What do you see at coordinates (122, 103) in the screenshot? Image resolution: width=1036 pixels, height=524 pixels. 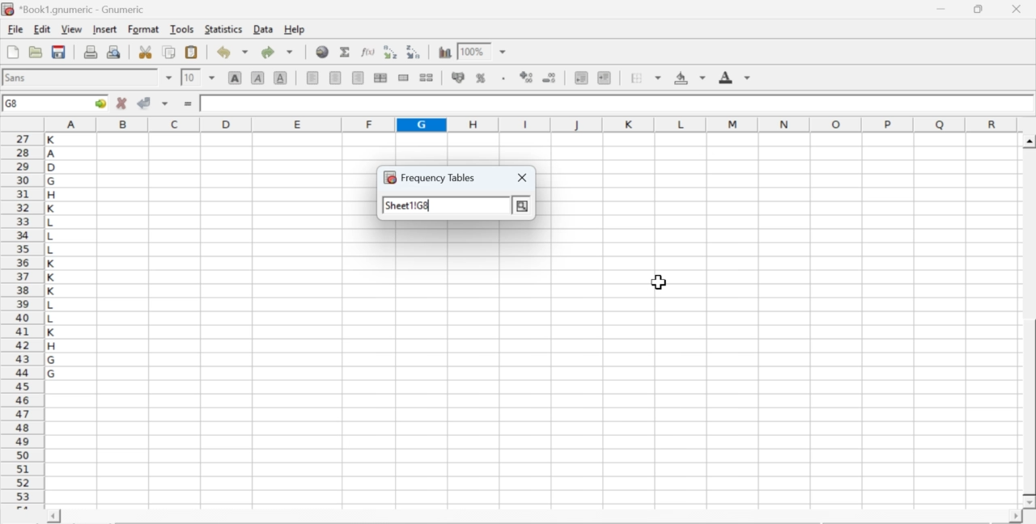 I see `cancel changes` at bounding box center [122, 103].